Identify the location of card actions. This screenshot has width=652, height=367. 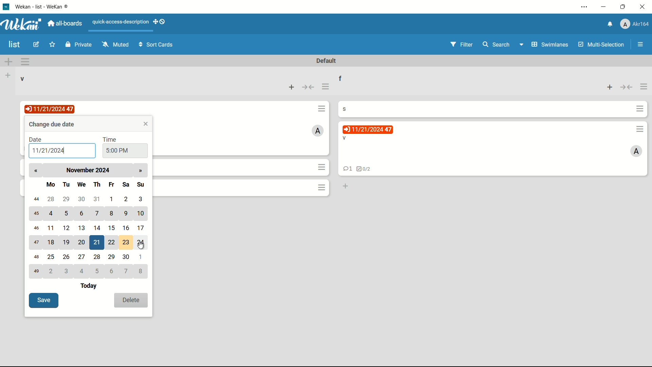
(640, 109).